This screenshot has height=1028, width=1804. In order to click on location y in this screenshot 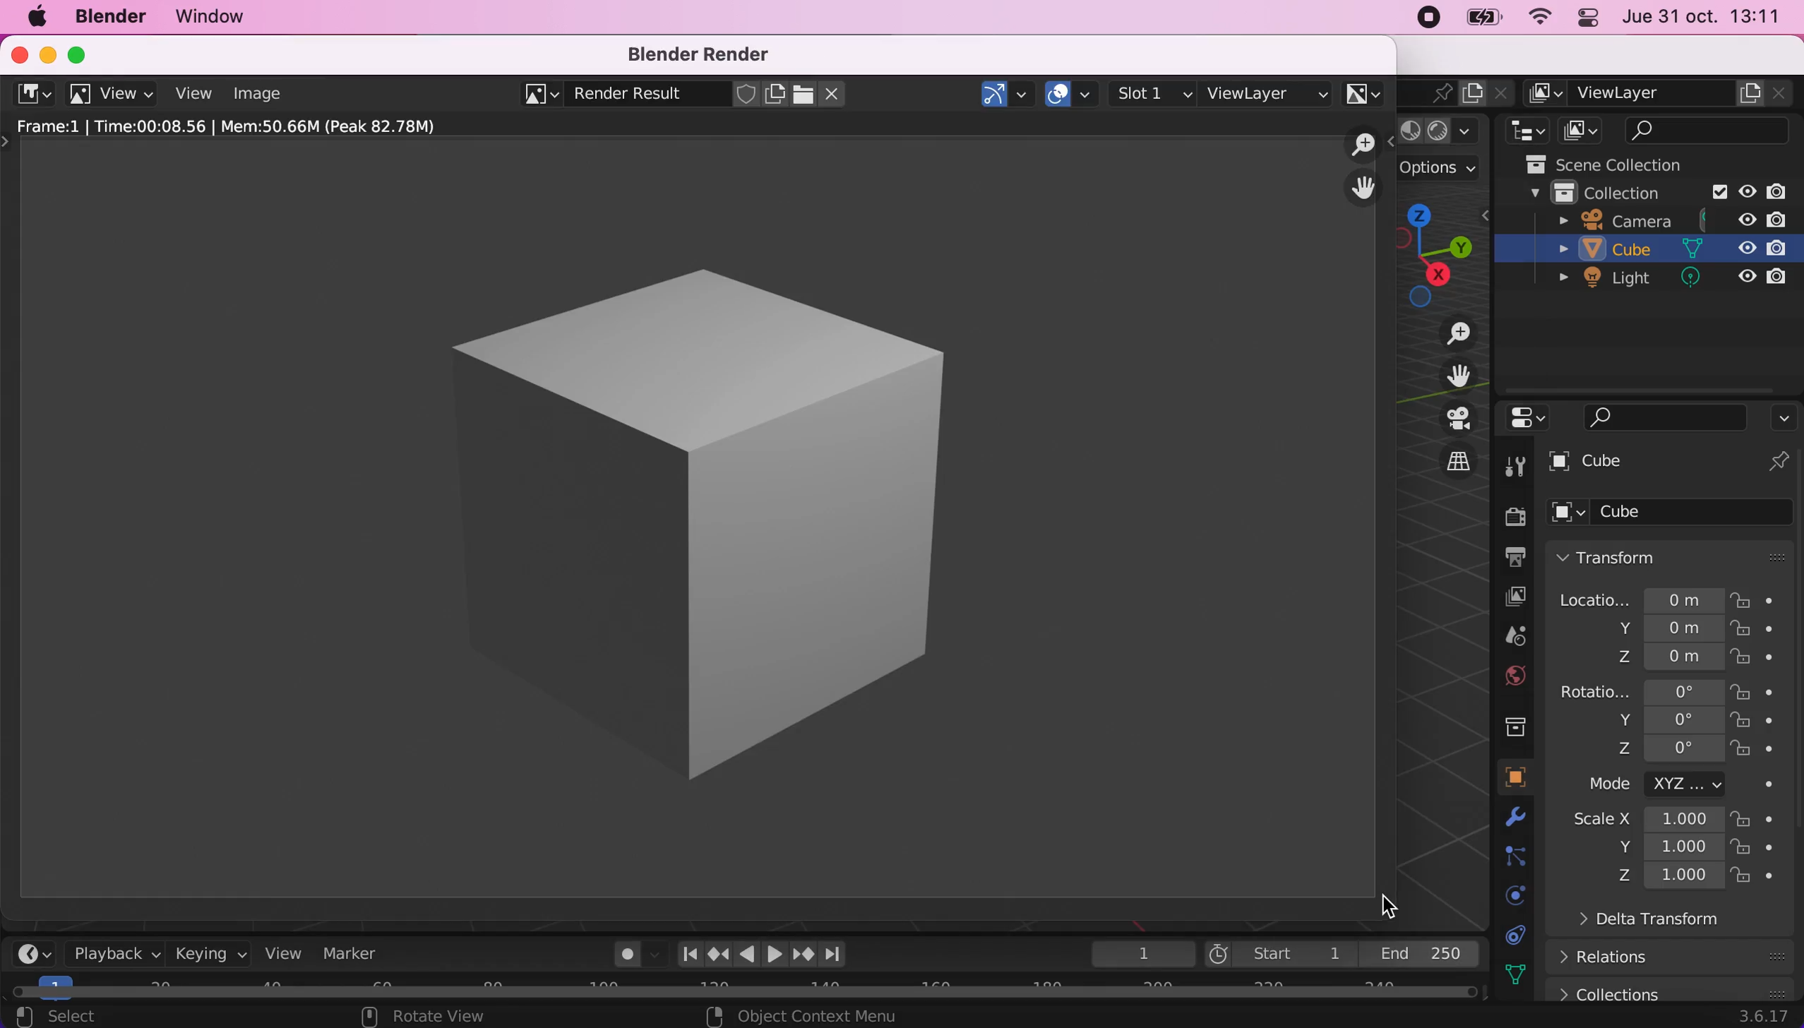, I will do `click(1642, 628)`.